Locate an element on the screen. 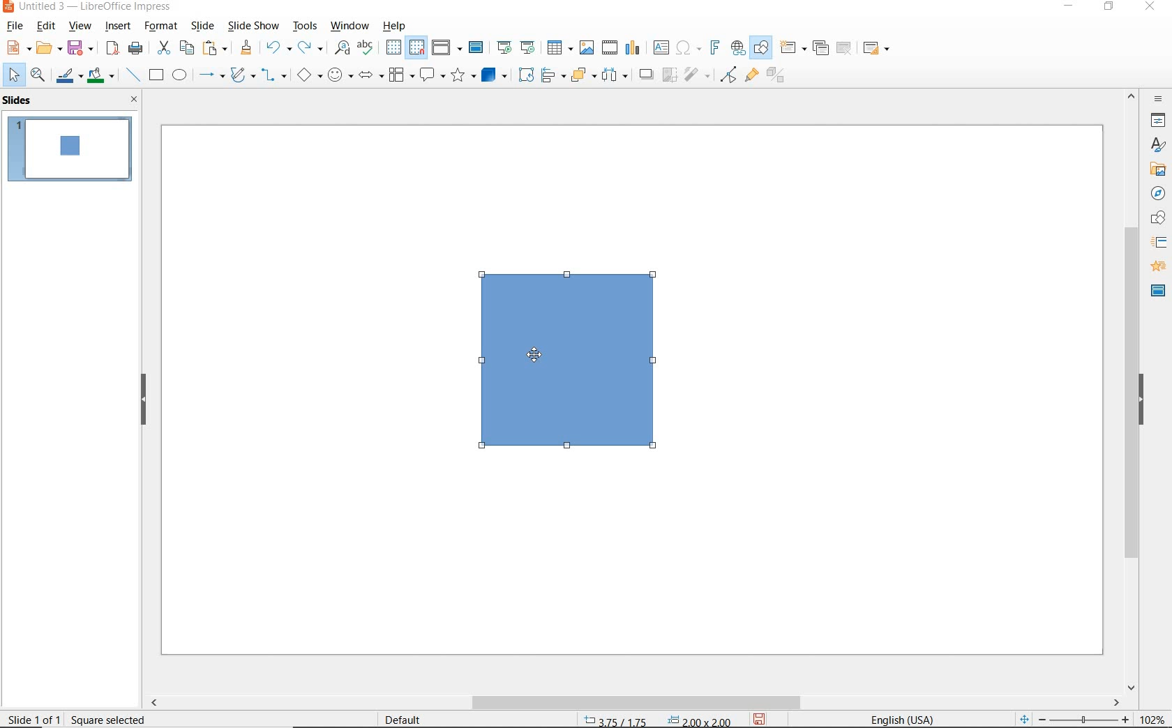  insert image is located at coordinates (587, 48).